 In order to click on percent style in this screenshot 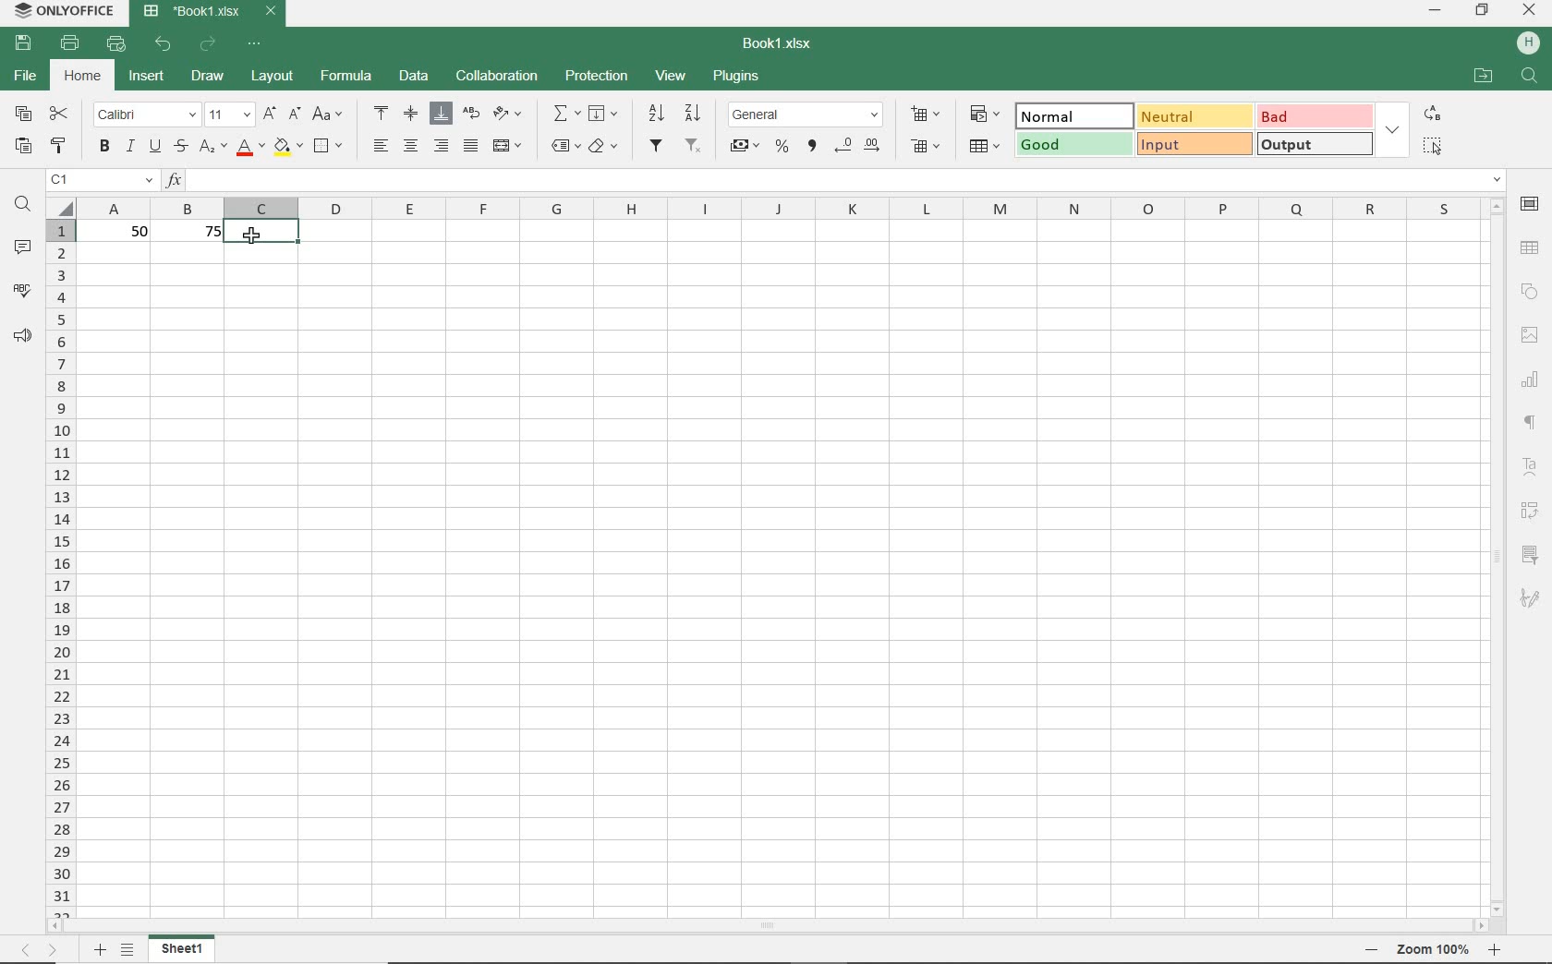, I will do `click(783, 148)`.